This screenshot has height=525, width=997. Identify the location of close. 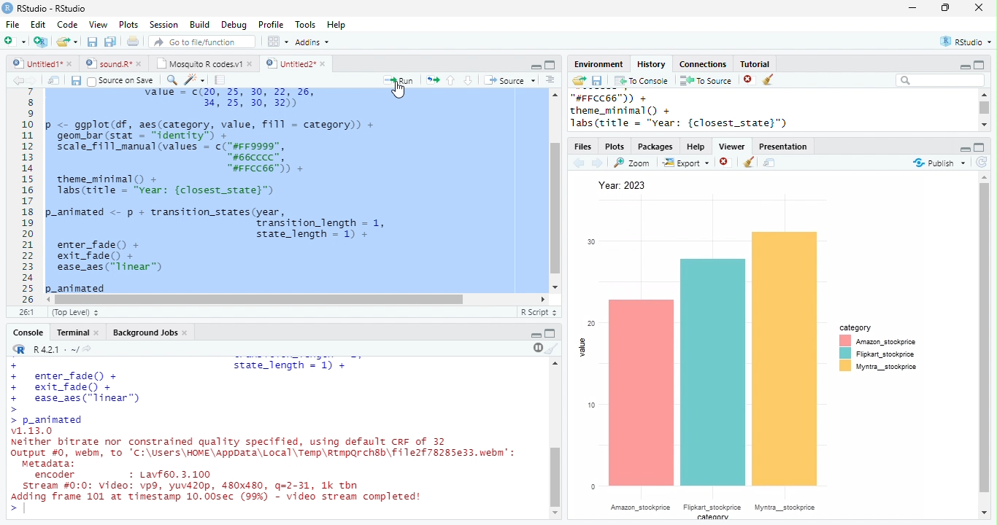
(72, 65).